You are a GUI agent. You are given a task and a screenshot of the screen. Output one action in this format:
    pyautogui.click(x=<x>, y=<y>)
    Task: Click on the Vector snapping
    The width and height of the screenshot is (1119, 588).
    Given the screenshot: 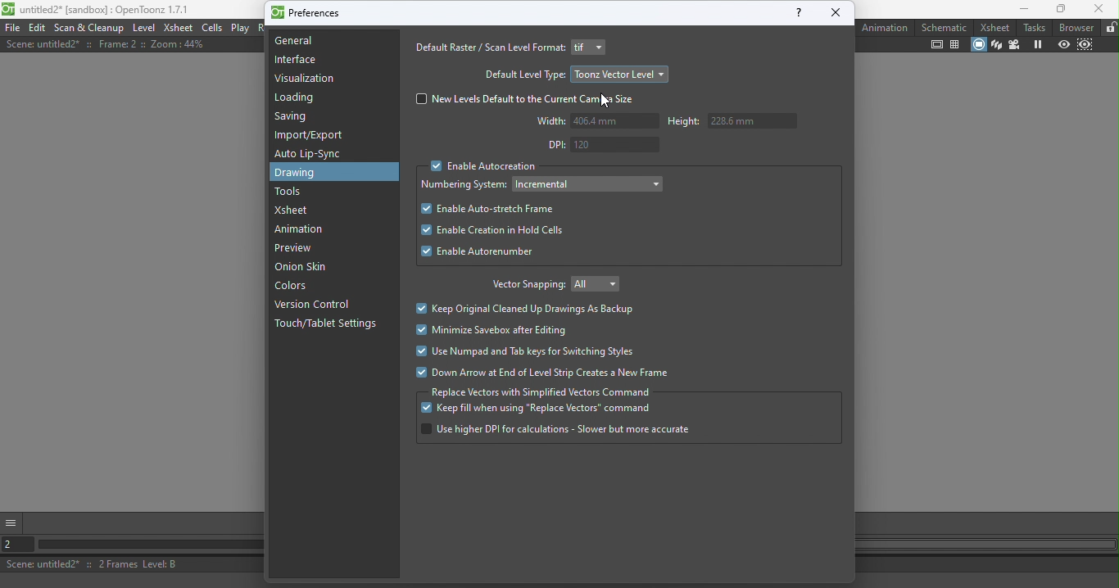 What is the action you would take?
    pyautogui.click(x=525, y=286)
    